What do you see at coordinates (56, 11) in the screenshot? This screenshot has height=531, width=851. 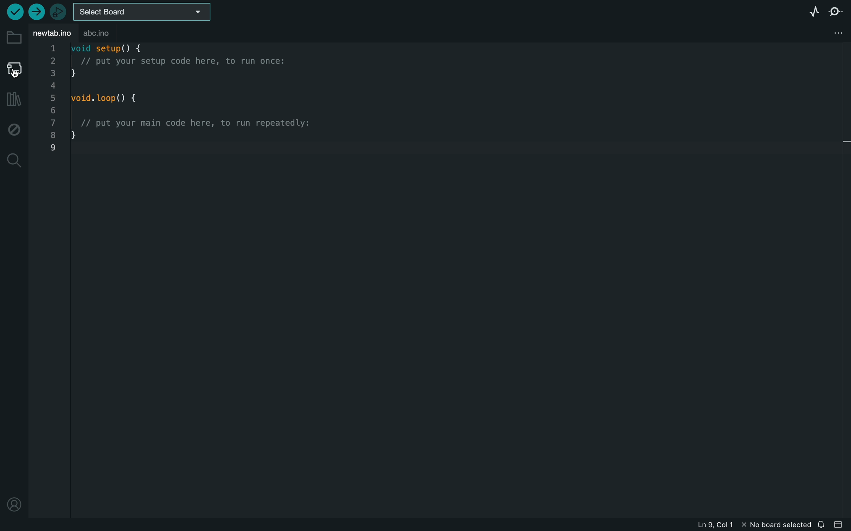 I see `debugger` at bounding box center [56, 11].